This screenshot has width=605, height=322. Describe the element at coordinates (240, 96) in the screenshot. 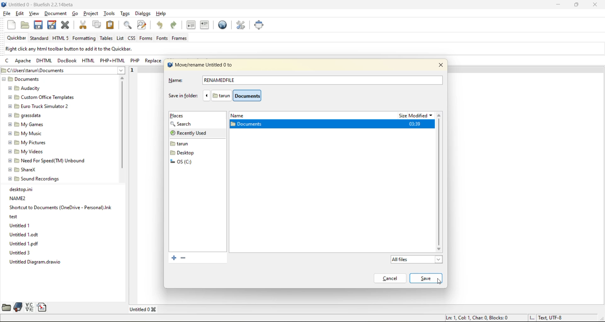

I see `file location` at that location.